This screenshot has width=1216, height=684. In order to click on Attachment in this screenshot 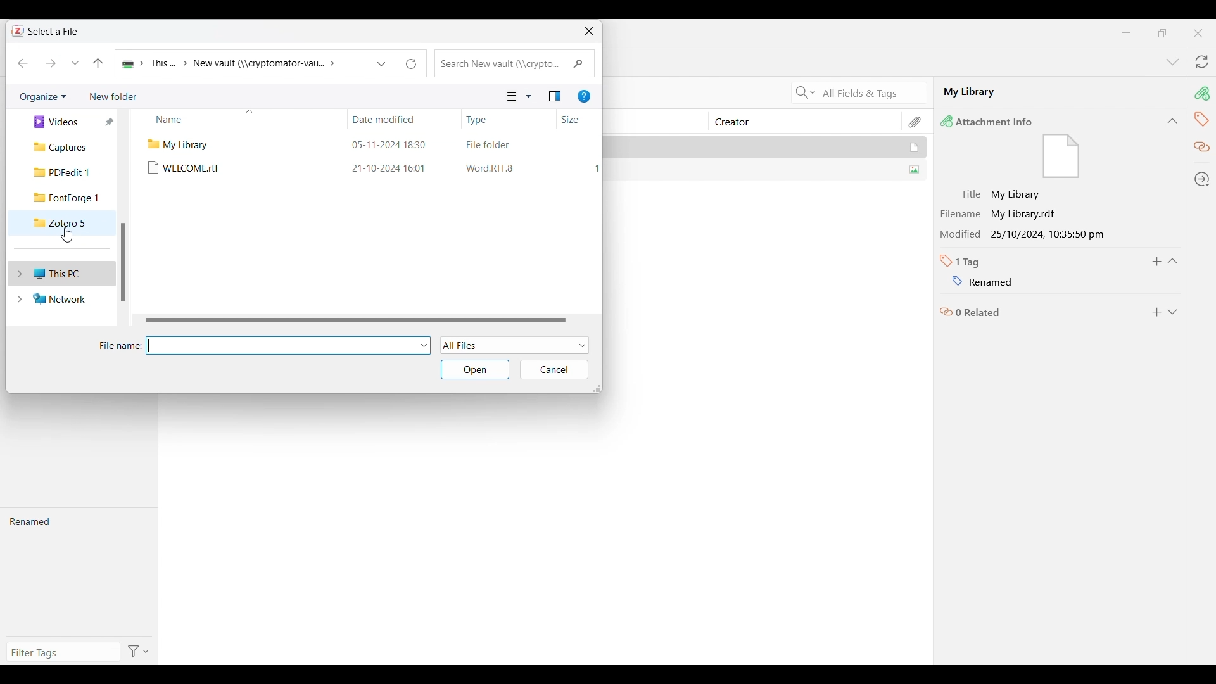, I will do `click(916, 121)`.